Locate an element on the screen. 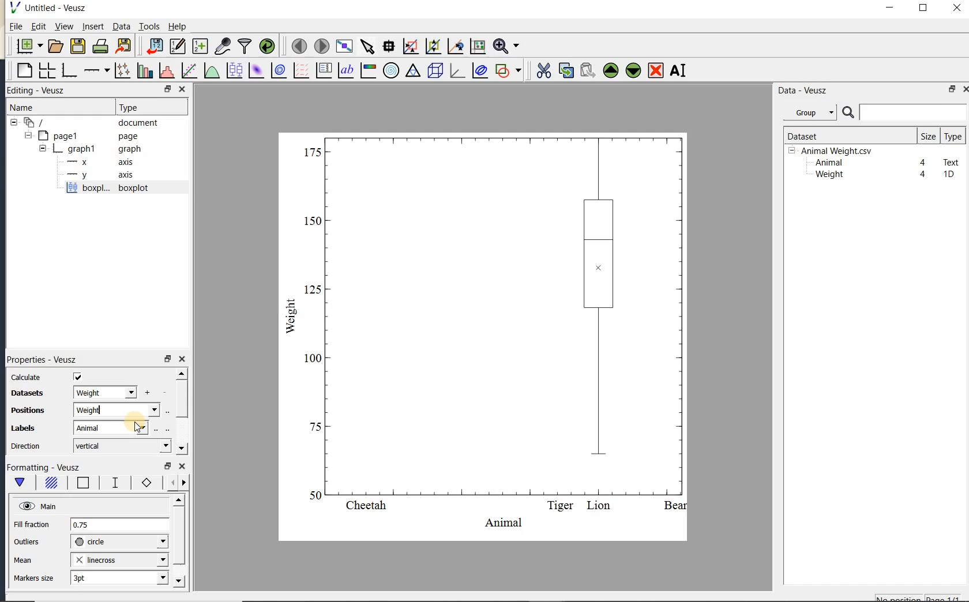 Image resolution: width=969 pixels, height=602 pixels. import data into Veusz is located at coordinates (155, 47).